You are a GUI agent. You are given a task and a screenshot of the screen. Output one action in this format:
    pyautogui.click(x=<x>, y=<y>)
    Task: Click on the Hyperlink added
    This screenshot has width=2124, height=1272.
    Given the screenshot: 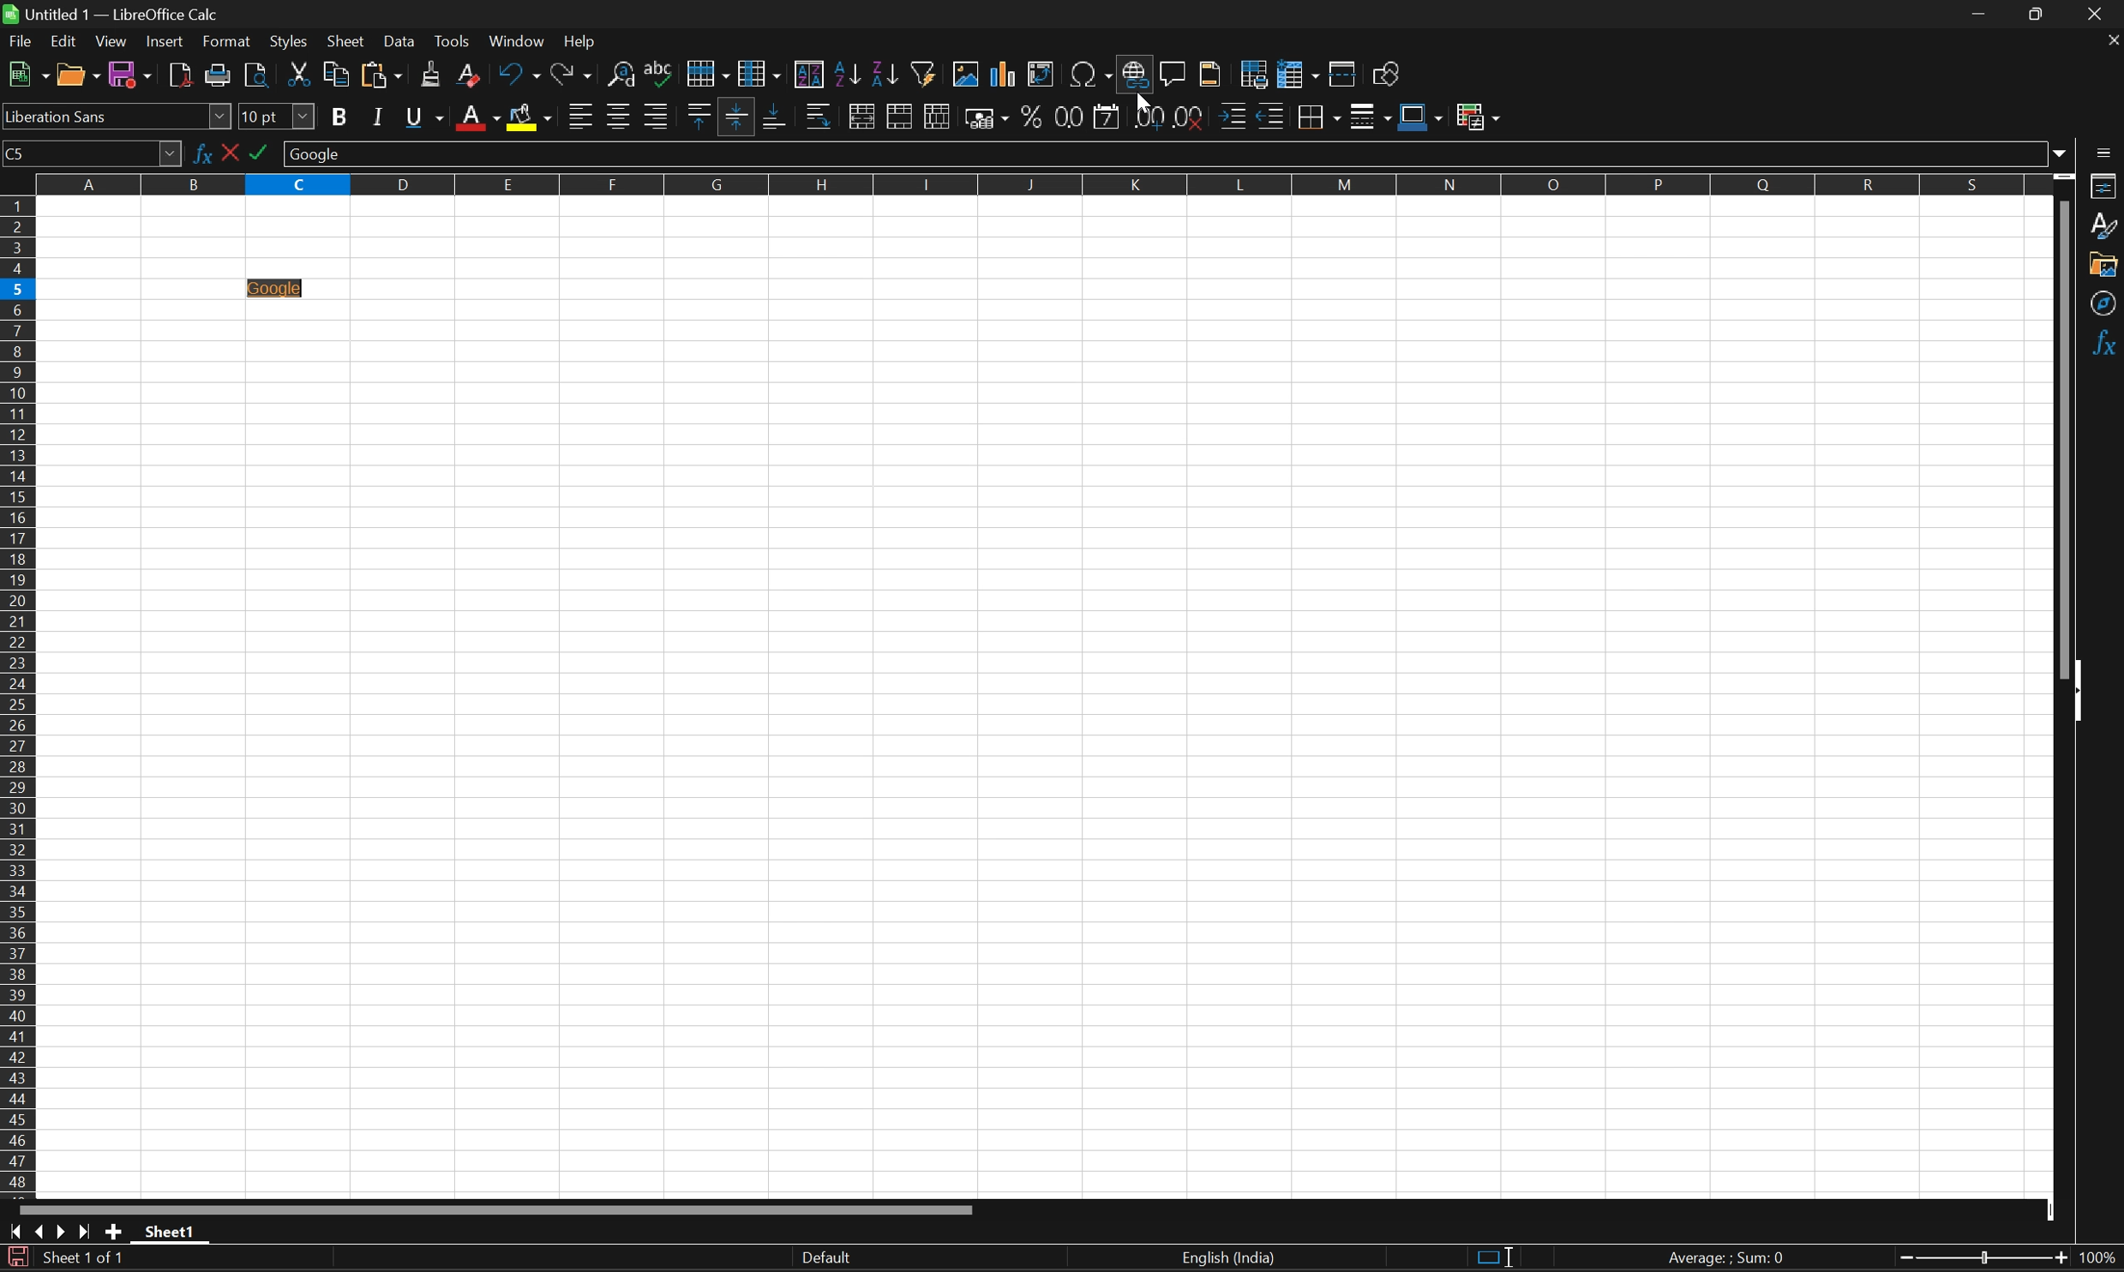 What is the action you would take?
    pyautogui.click(x=275, y=288)
    